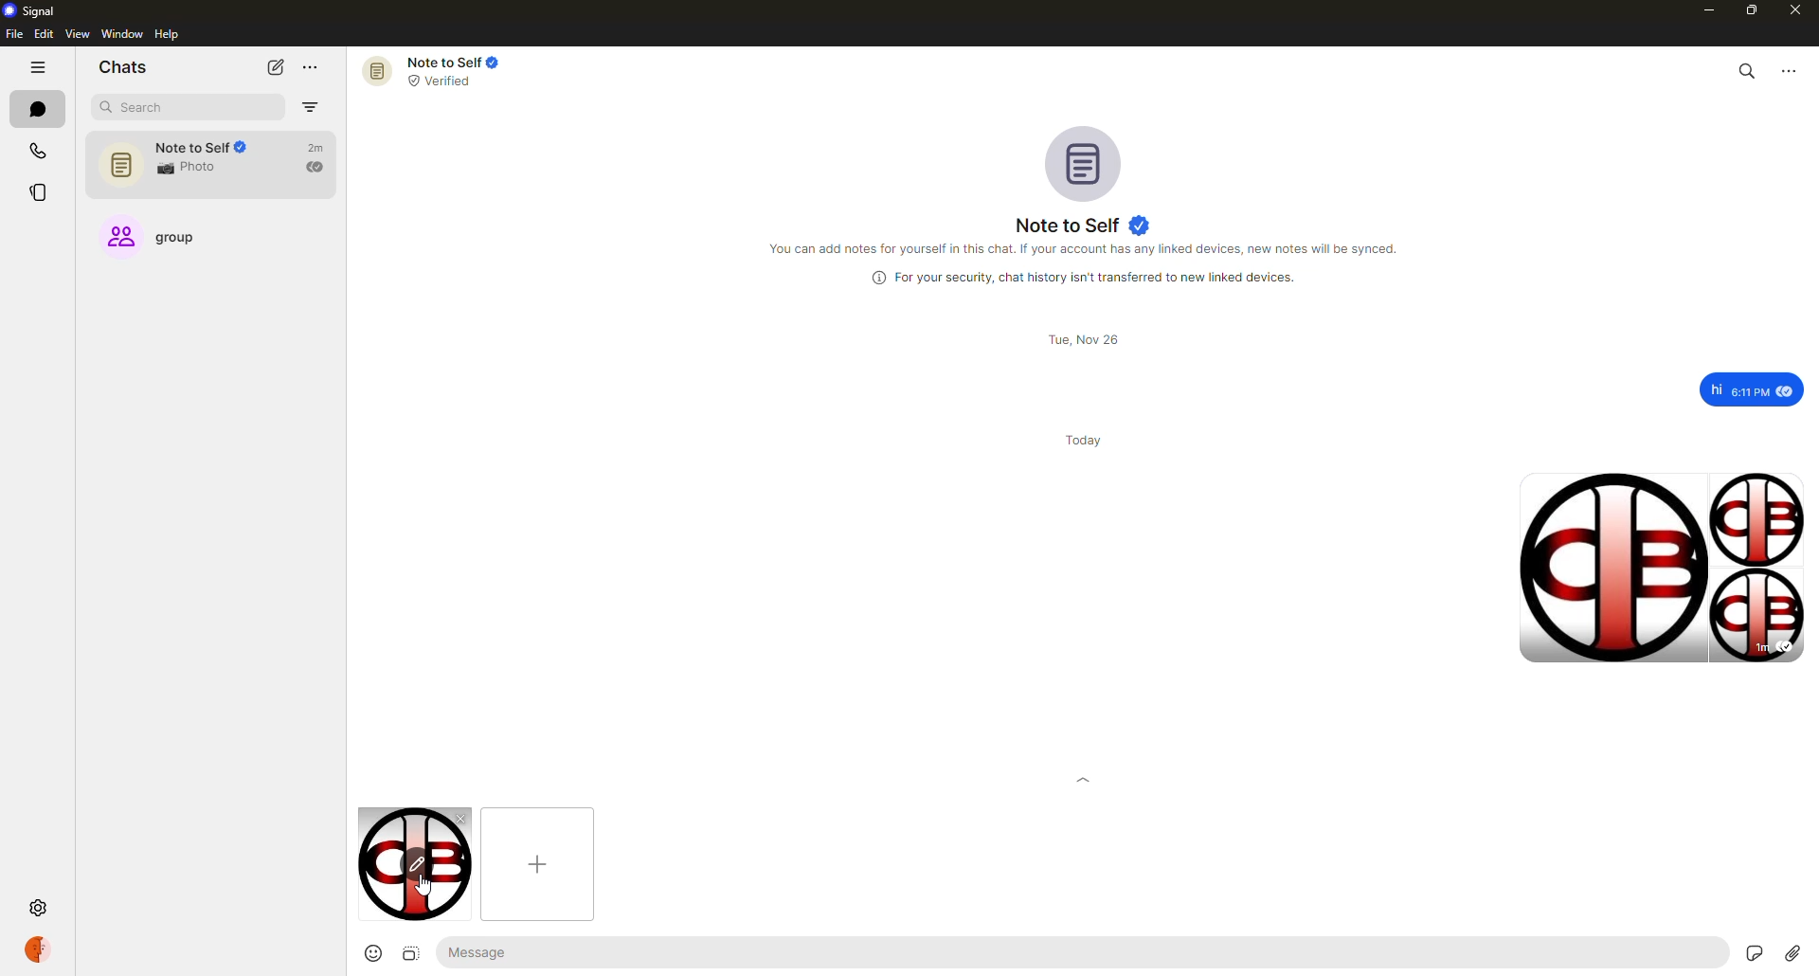 This screenshot has height=976, width=1819. I want to click on stickers, so click(1751, 951).